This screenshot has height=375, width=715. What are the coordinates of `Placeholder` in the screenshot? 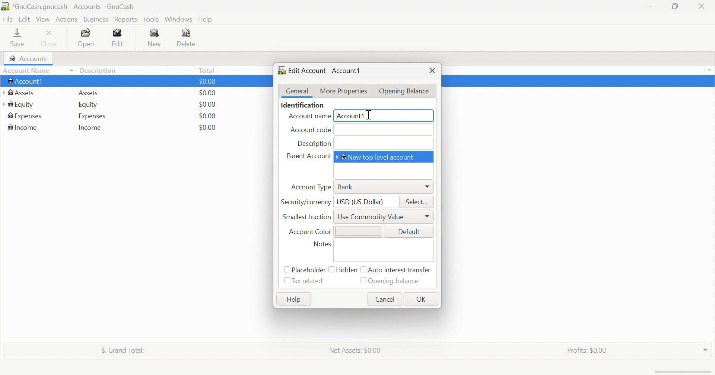 It's located at (305, 268).